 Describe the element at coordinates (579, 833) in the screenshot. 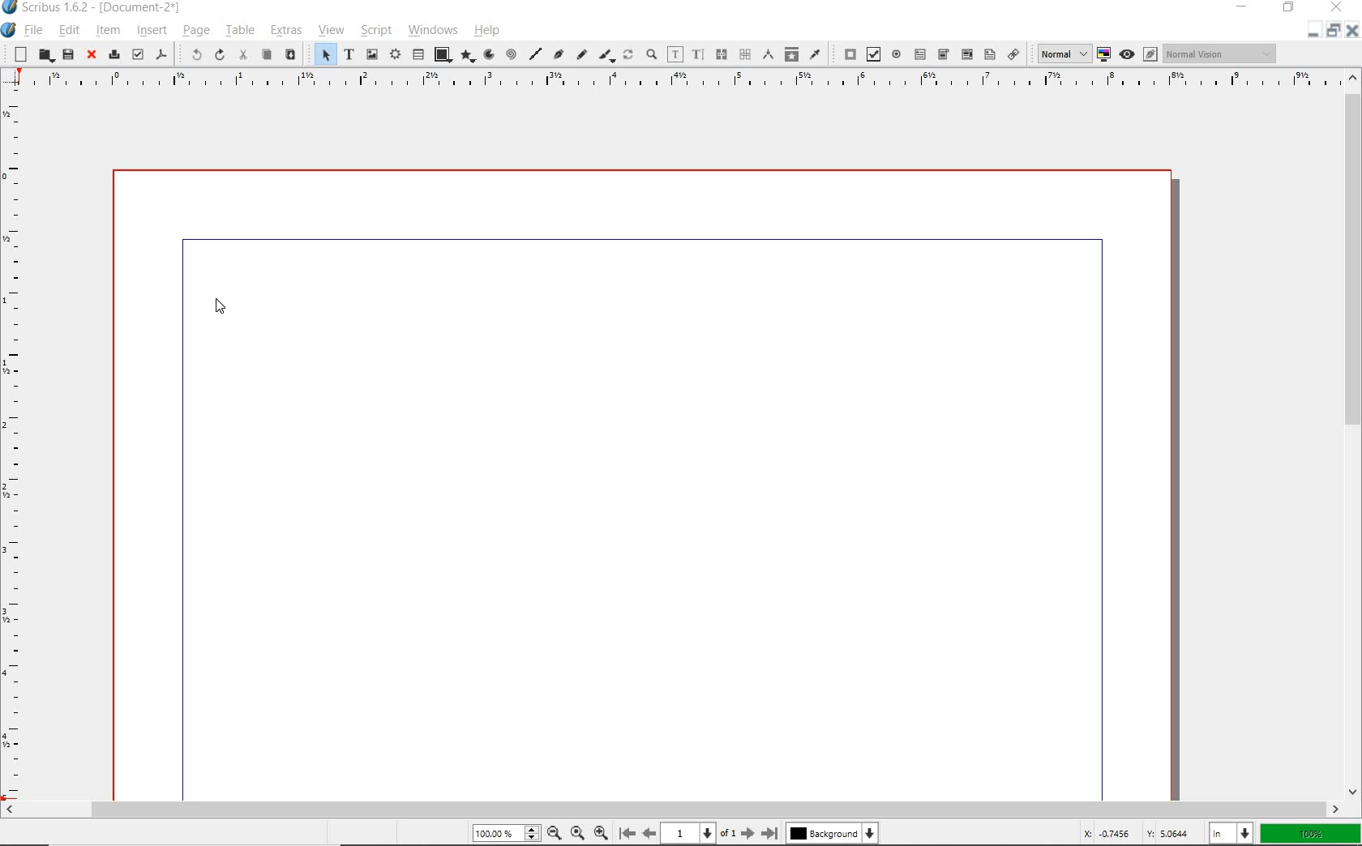

I see `zoom to` at that location.